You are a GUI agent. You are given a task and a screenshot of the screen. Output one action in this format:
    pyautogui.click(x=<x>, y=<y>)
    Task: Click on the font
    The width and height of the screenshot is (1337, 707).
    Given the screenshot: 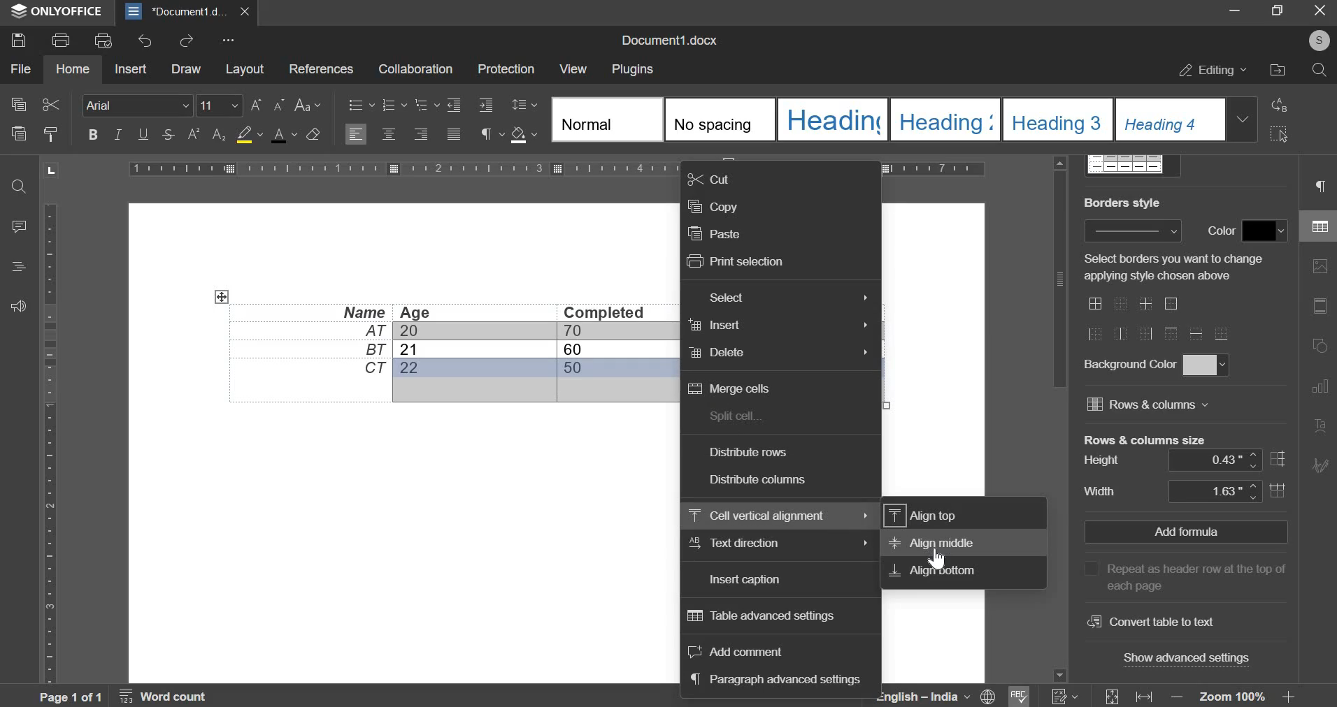 What is the action you would take?
    pyautogui.click(x=137, y=105)
    